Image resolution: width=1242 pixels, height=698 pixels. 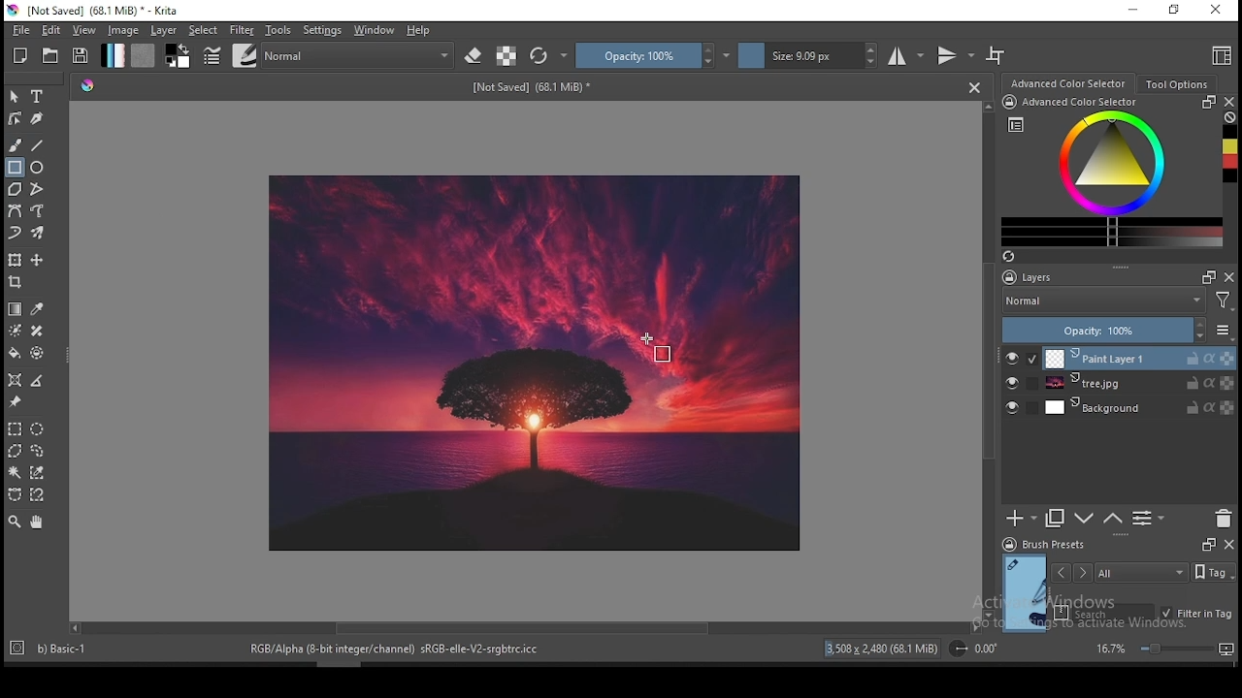 I want to click on blending mode, so click(x=1121, y=301).